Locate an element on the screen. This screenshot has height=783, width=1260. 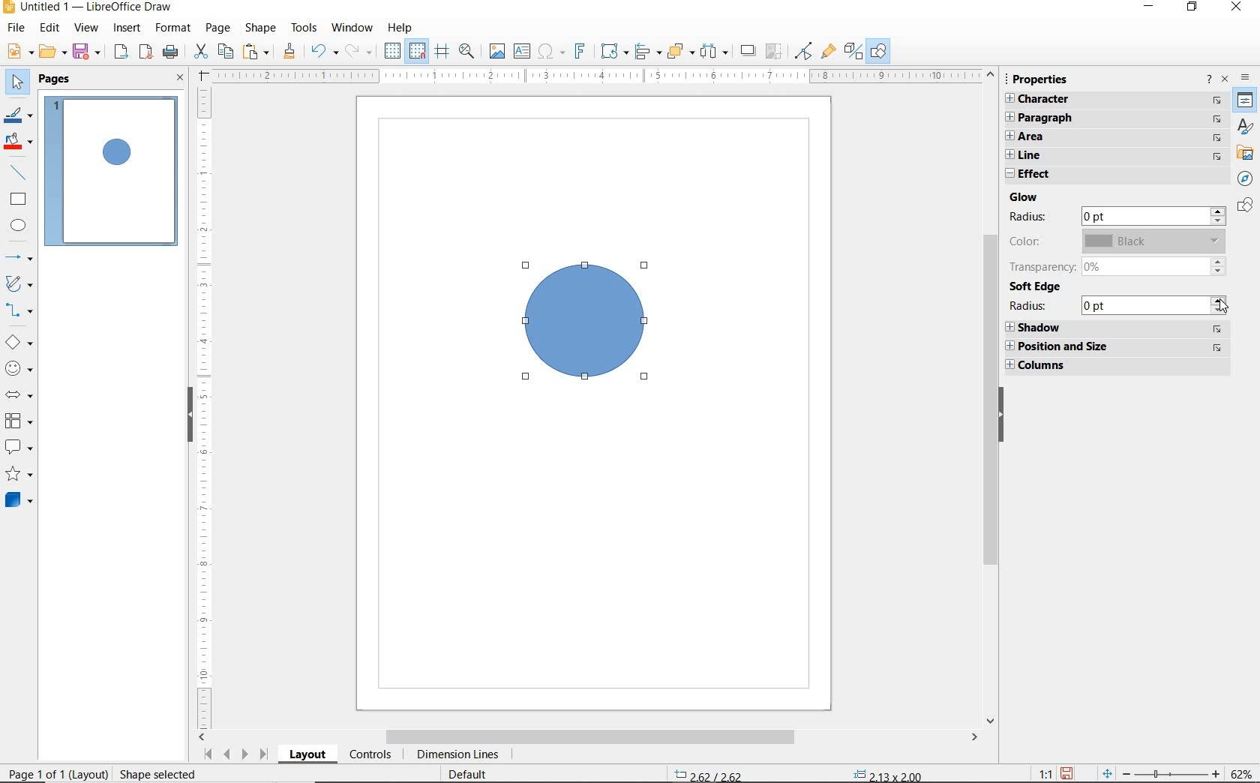
Shapes is located at coordinates (1245, 208).